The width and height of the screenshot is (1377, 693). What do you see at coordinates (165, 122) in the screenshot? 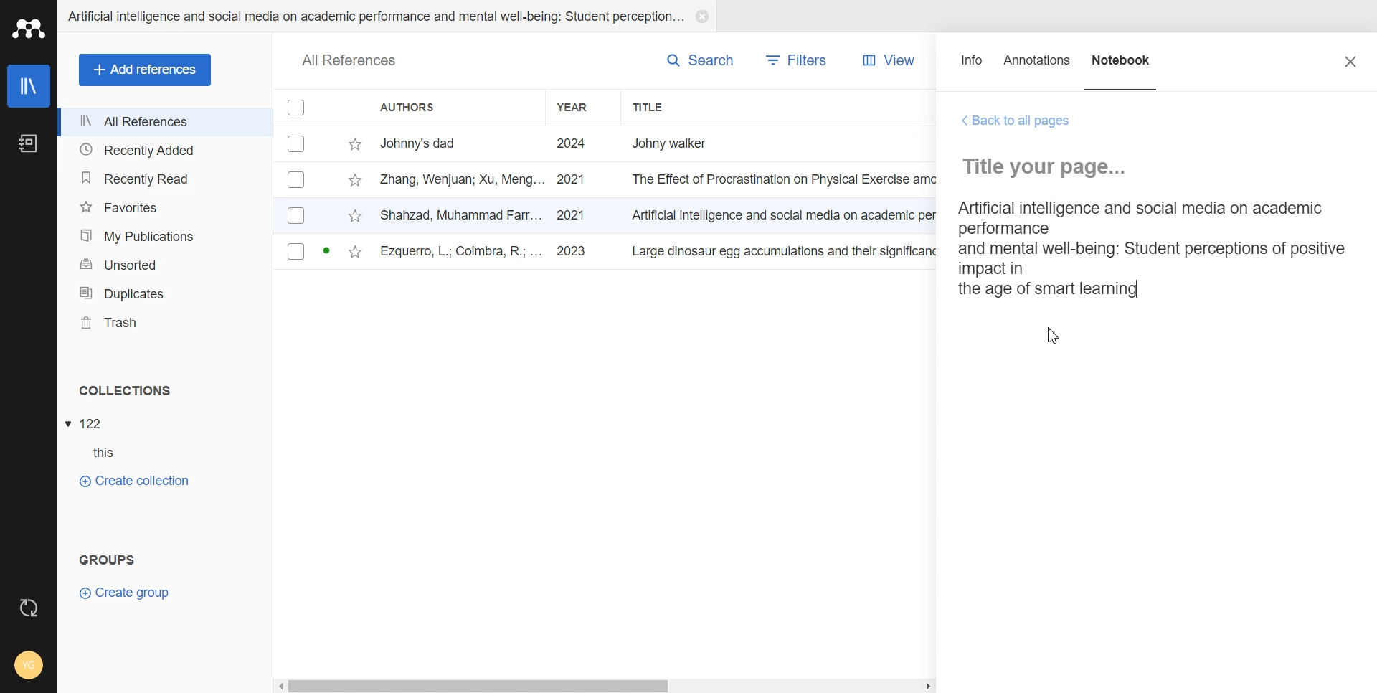
I see `All References` at bounding box center [165, 122].